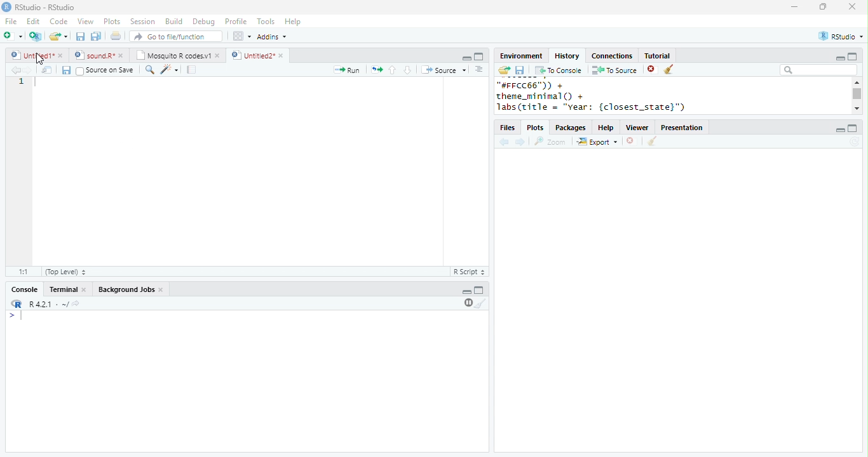 The image size is (868, 457). I want to click on logo, so click(6, 7).